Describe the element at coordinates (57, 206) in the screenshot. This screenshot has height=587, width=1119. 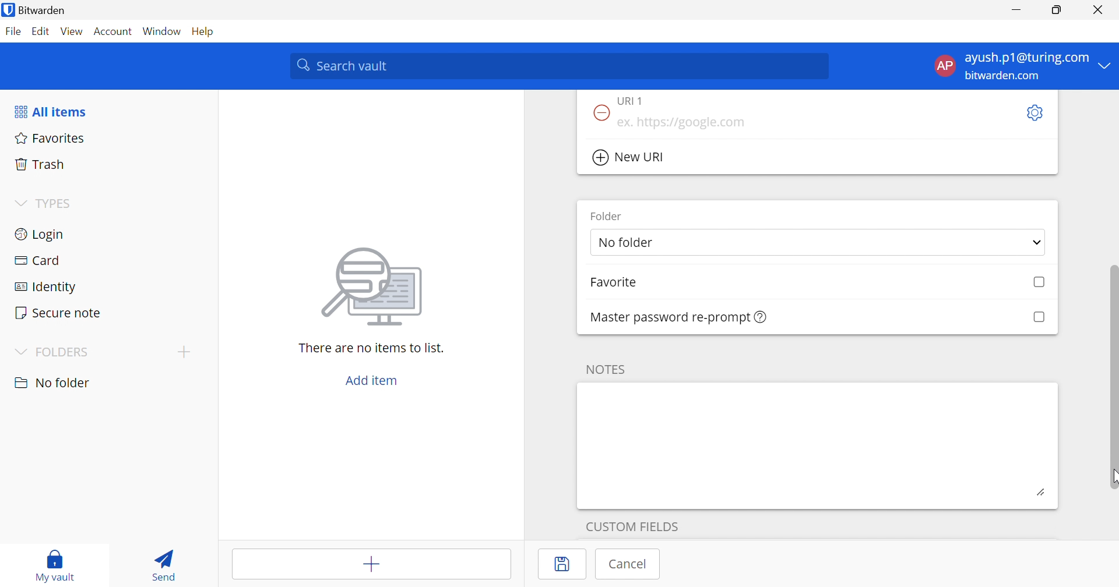
I see `TYPES` at that location.